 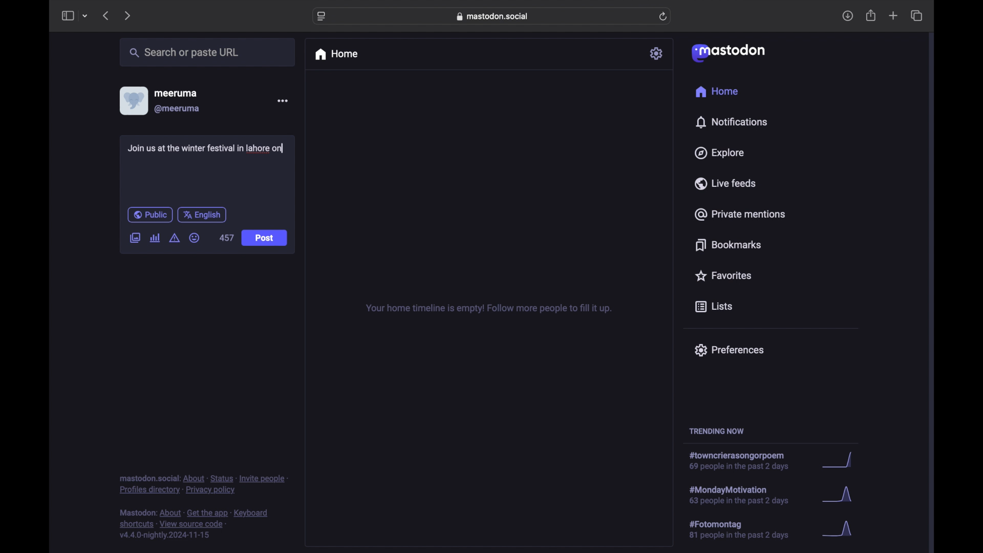 What do you see at coordinates (714, 307) in the screenshot?
I see `lists` at bounding box center [714, 307].